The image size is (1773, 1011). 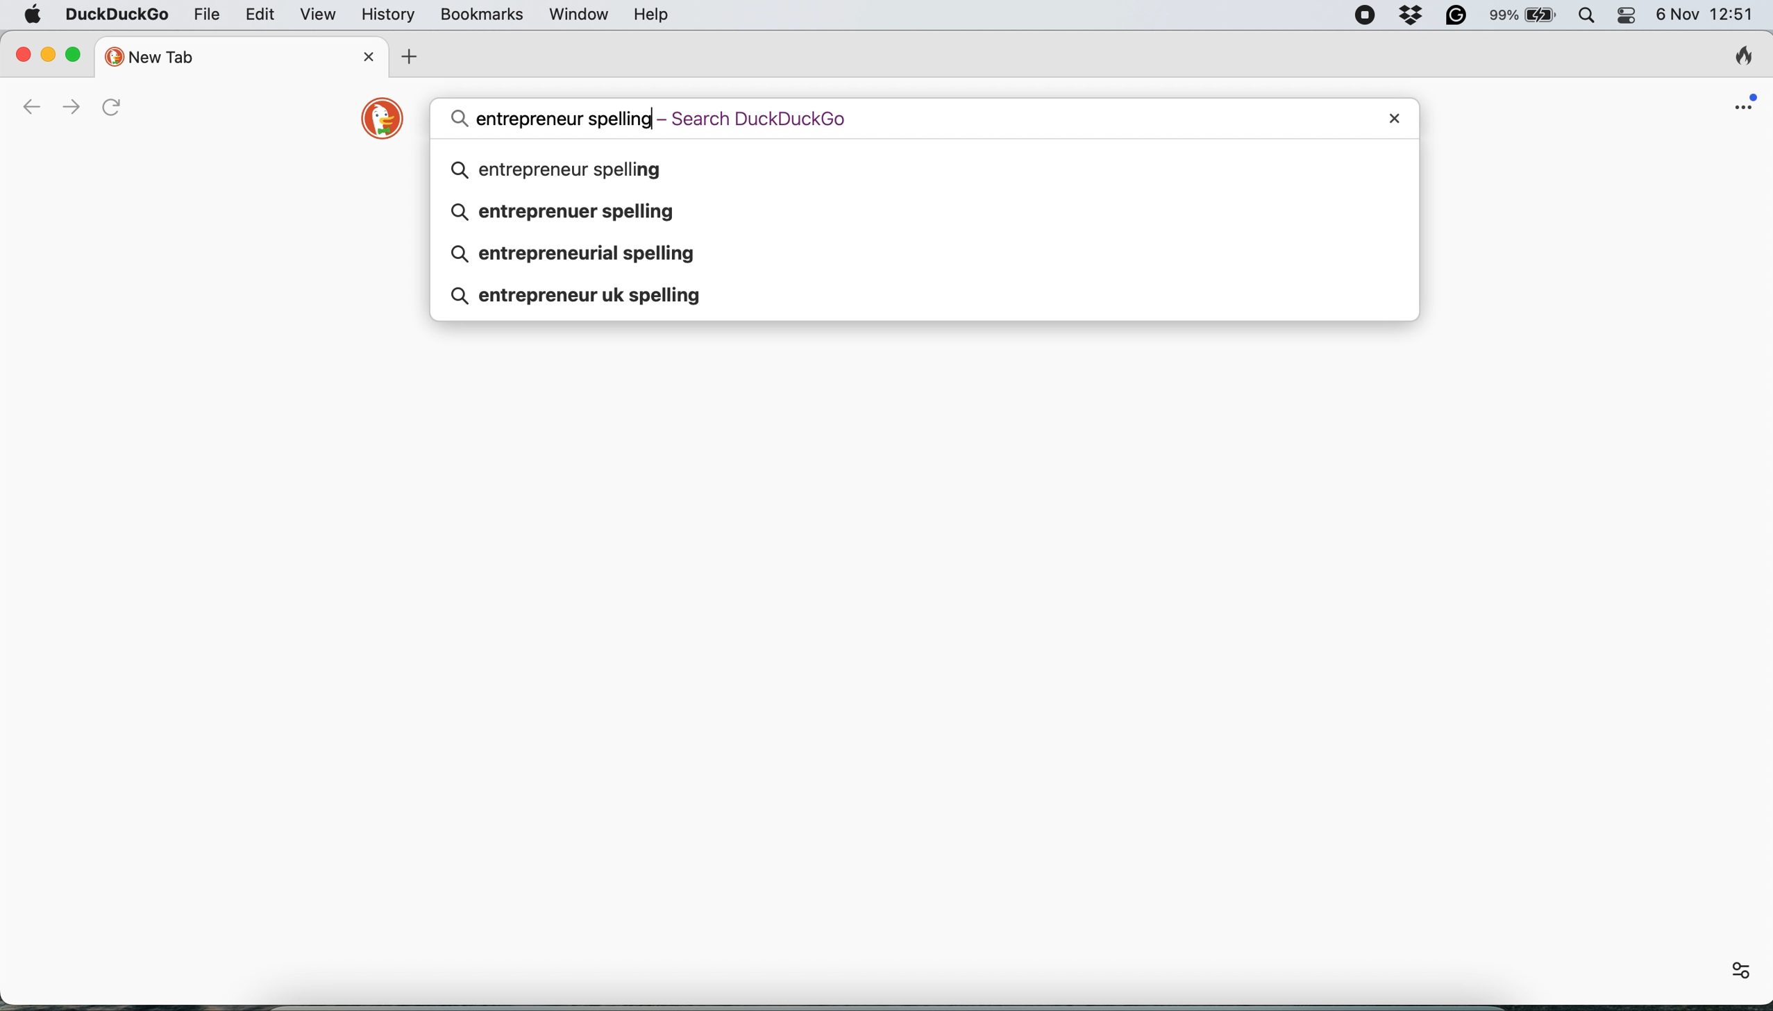 What do you see at coordinates (36, 108) in the screenshot?
I see `go back` at bounding box center [36, 108].